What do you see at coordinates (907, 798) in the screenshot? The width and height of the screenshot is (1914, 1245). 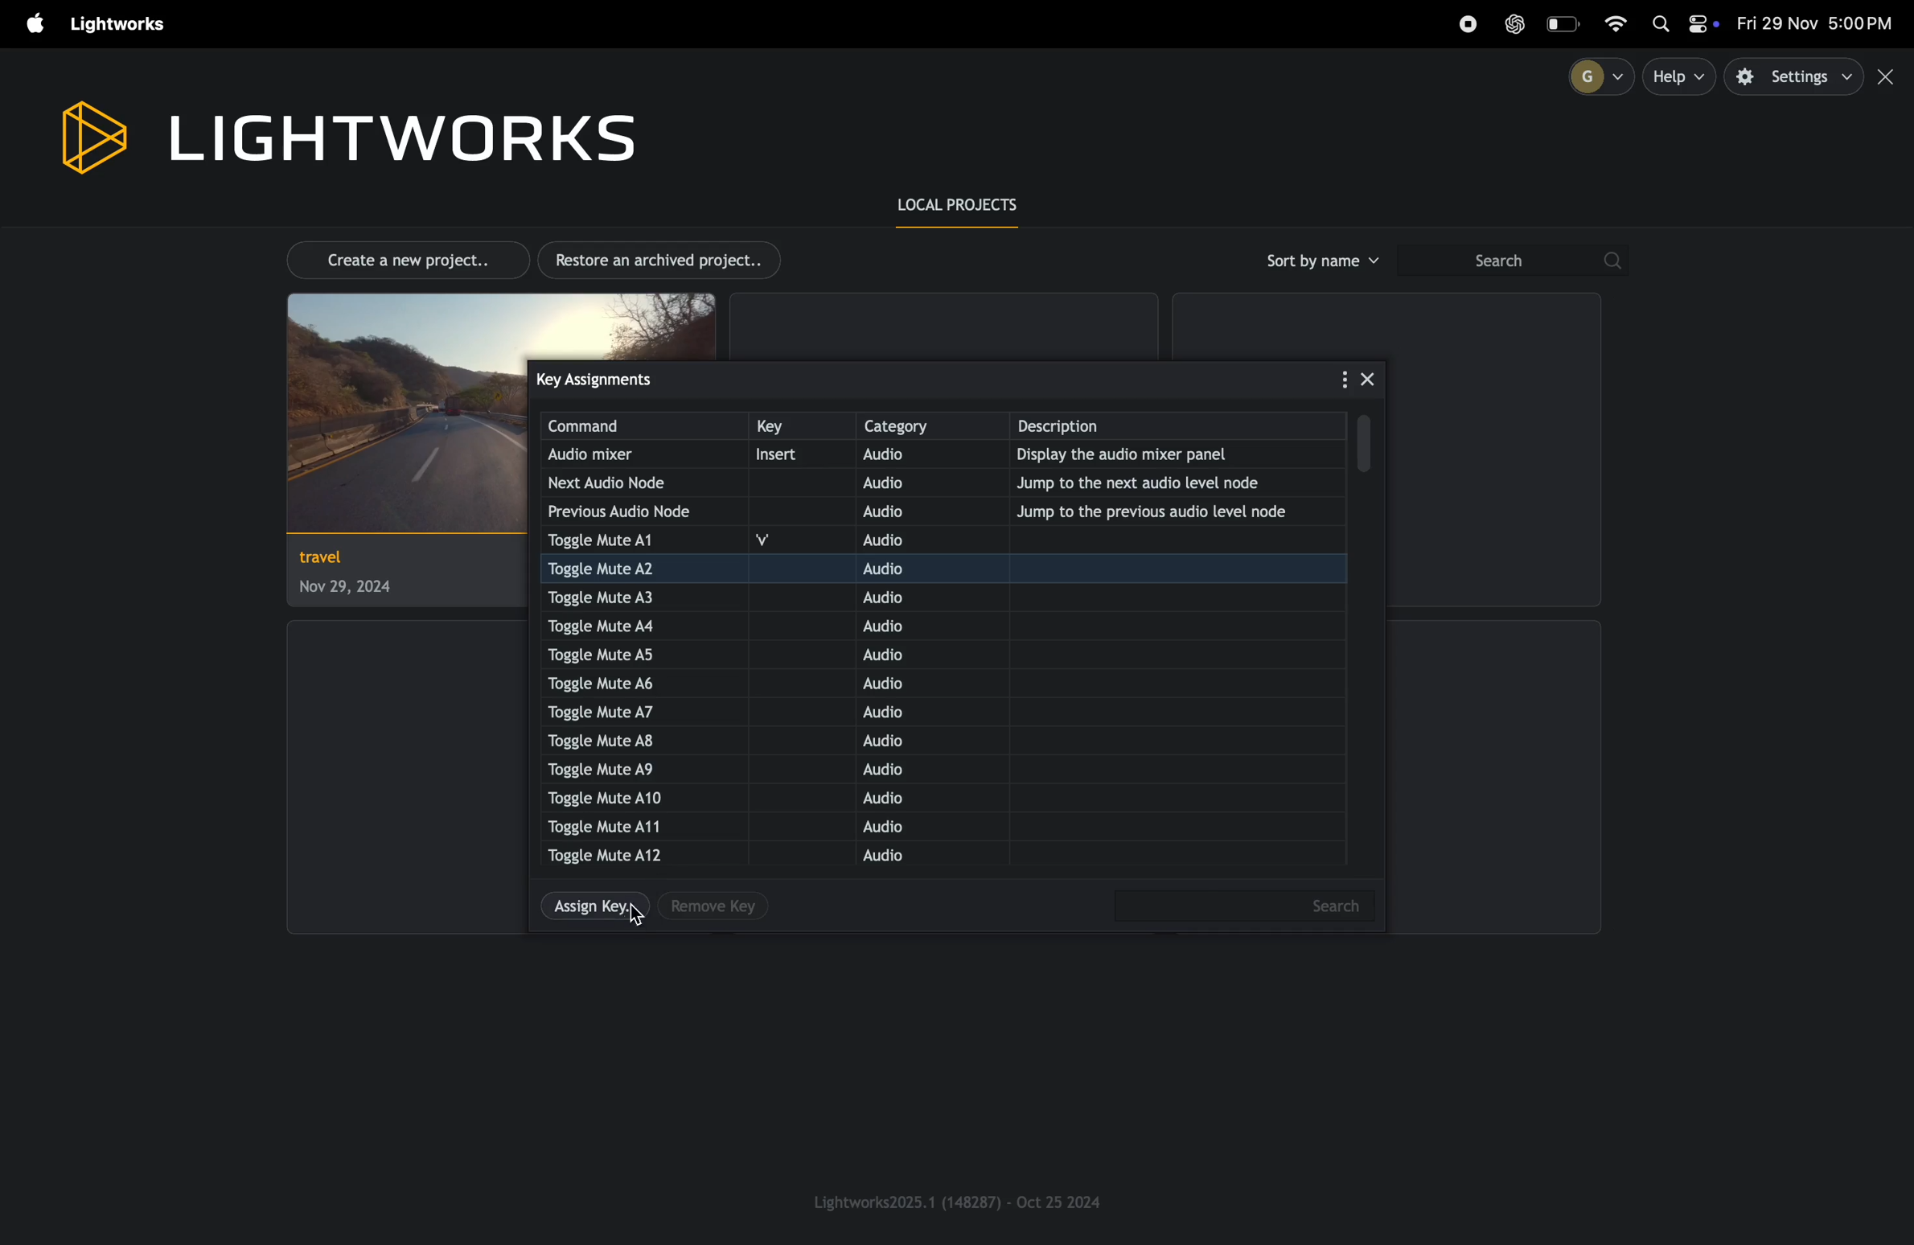 I see `audio` at bounding box center [907, 798].